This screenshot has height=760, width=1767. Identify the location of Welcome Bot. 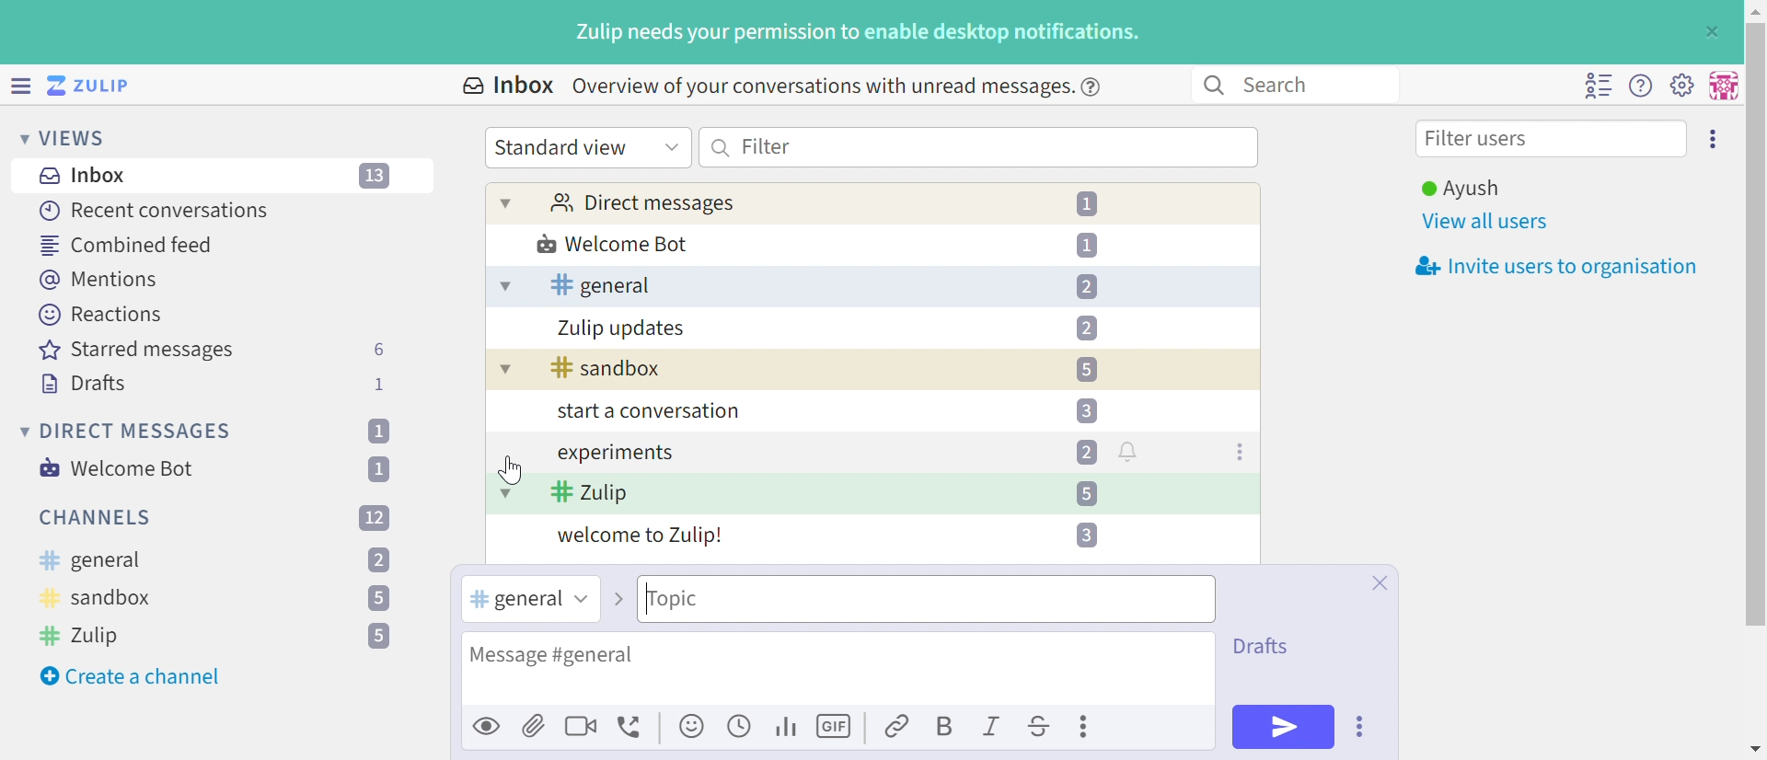
(119, 468).